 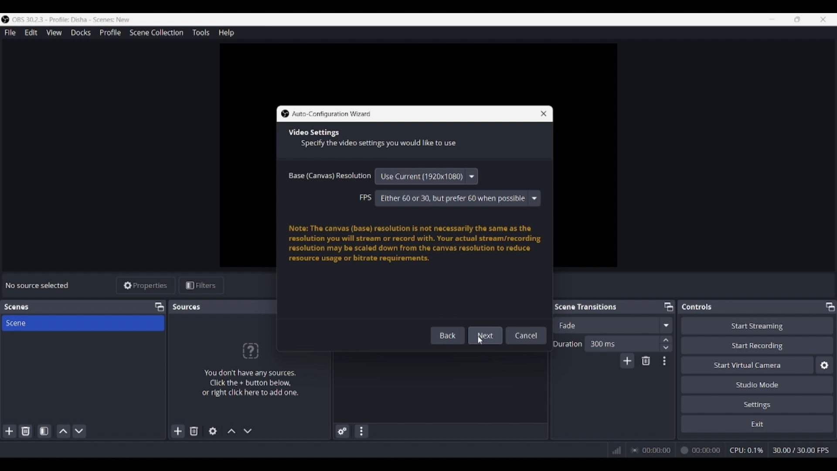 What do you see at coordinates (31, 33) in the screenshot?
I see `Edit menu` at bounding box center [31, 33].